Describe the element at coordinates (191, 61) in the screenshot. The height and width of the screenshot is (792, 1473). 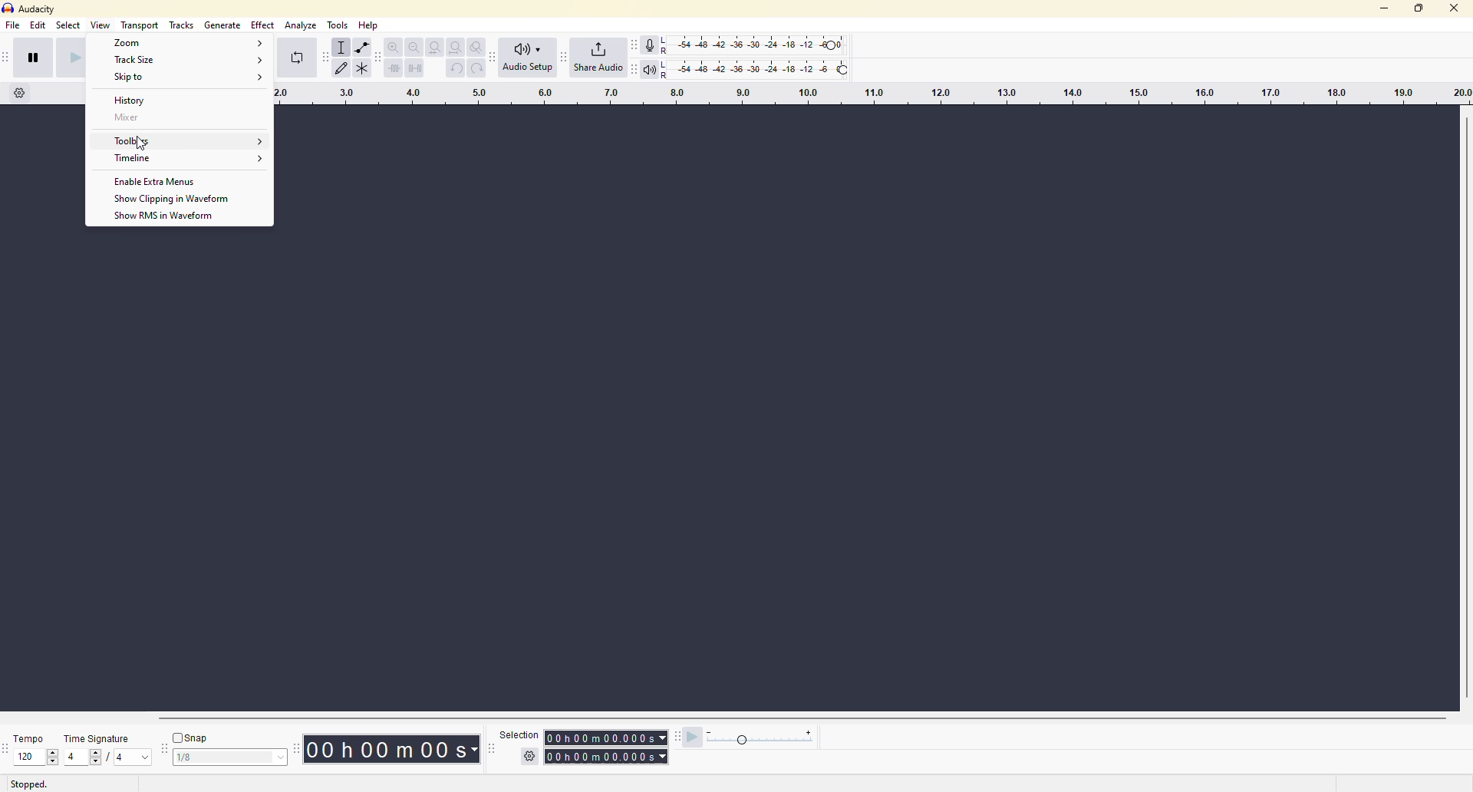
I see `Track Size` at that location.